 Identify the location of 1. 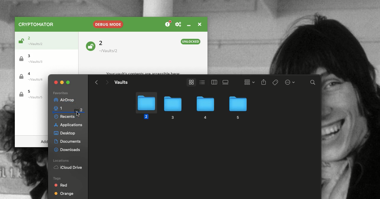
(56, 107).